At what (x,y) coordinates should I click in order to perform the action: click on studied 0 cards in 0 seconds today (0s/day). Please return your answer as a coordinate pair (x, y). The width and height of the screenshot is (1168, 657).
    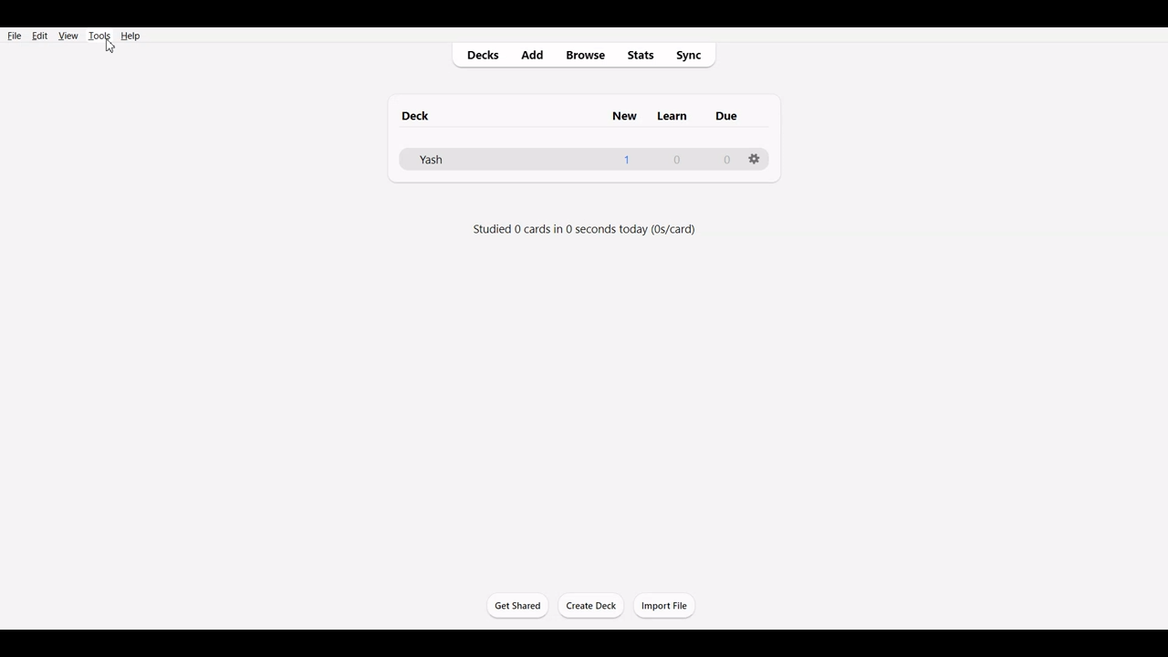
    Looking at the image, I should click on (585, 229).